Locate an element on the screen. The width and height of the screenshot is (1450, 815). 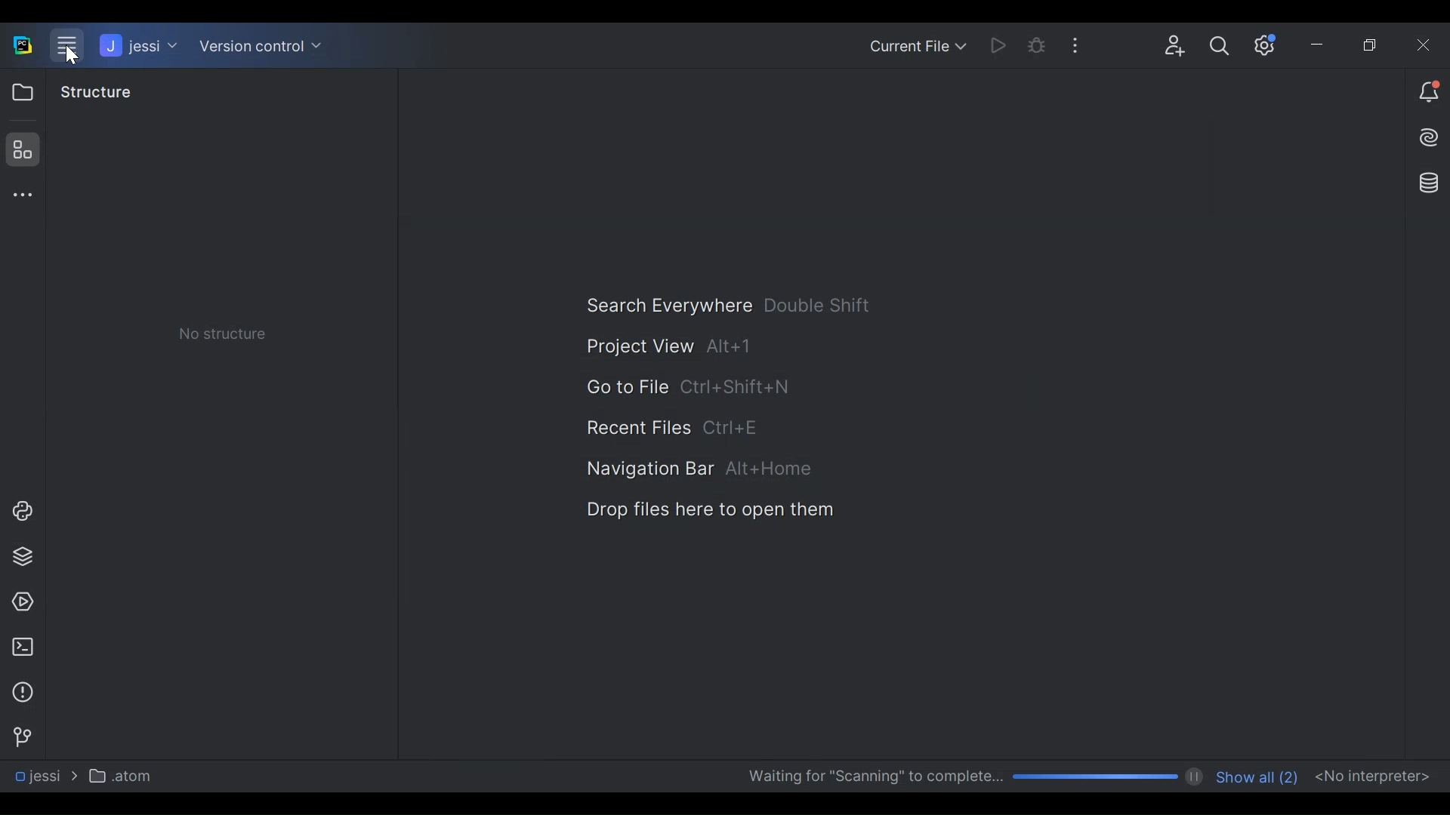
Show all number of files is located at coordinates (1259, 775).